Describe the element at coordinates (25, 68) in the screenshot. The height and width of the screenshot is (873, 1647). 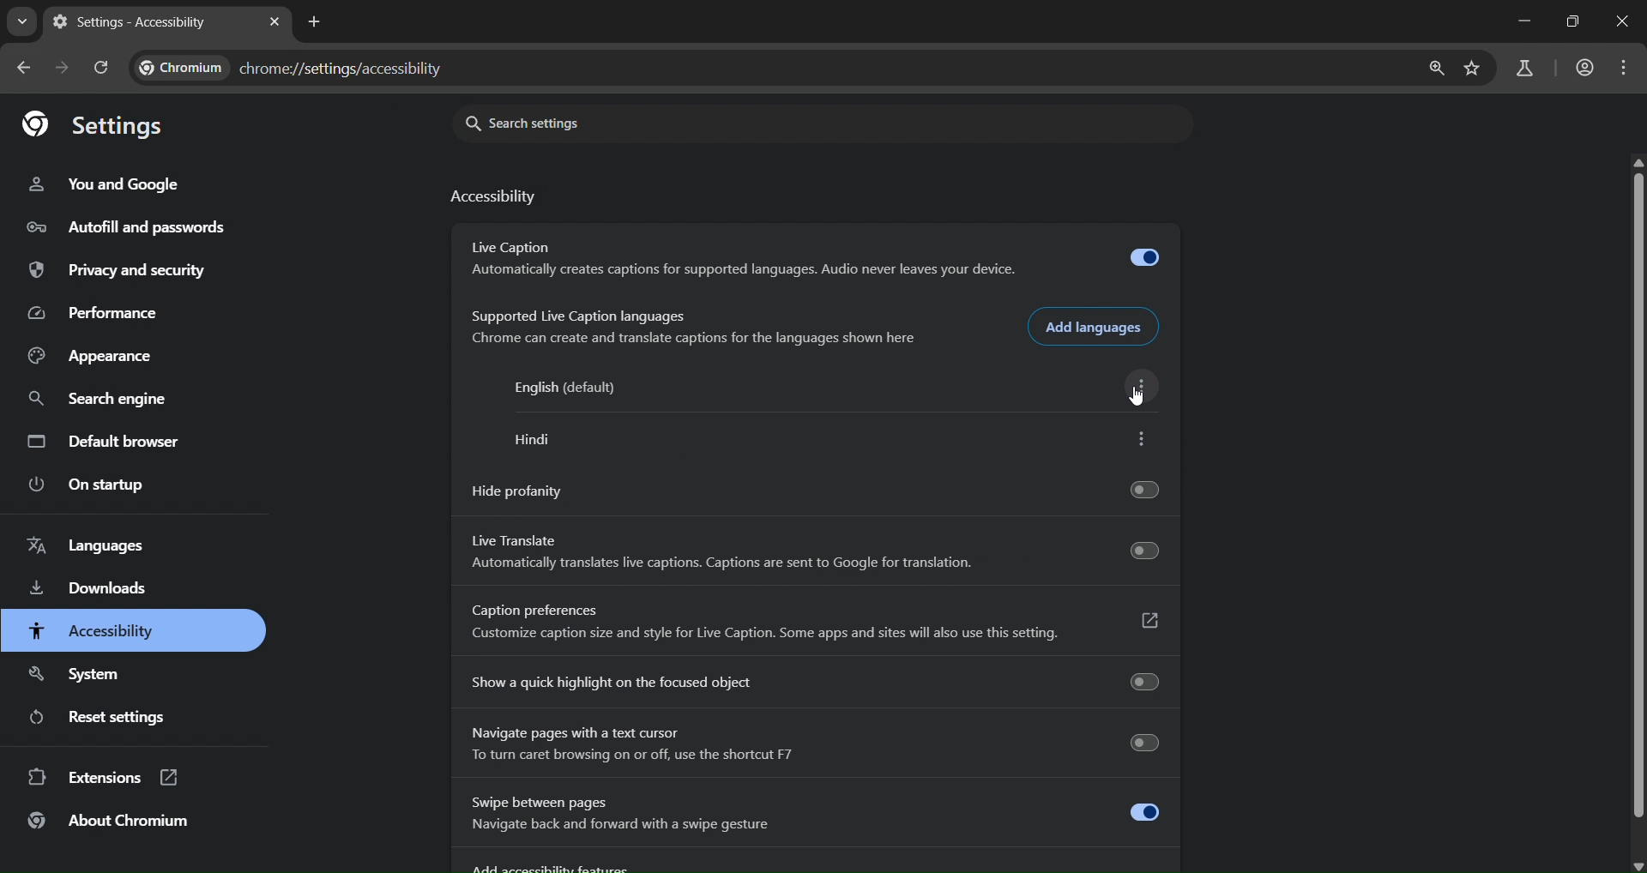
I see `go back one page` at that location.